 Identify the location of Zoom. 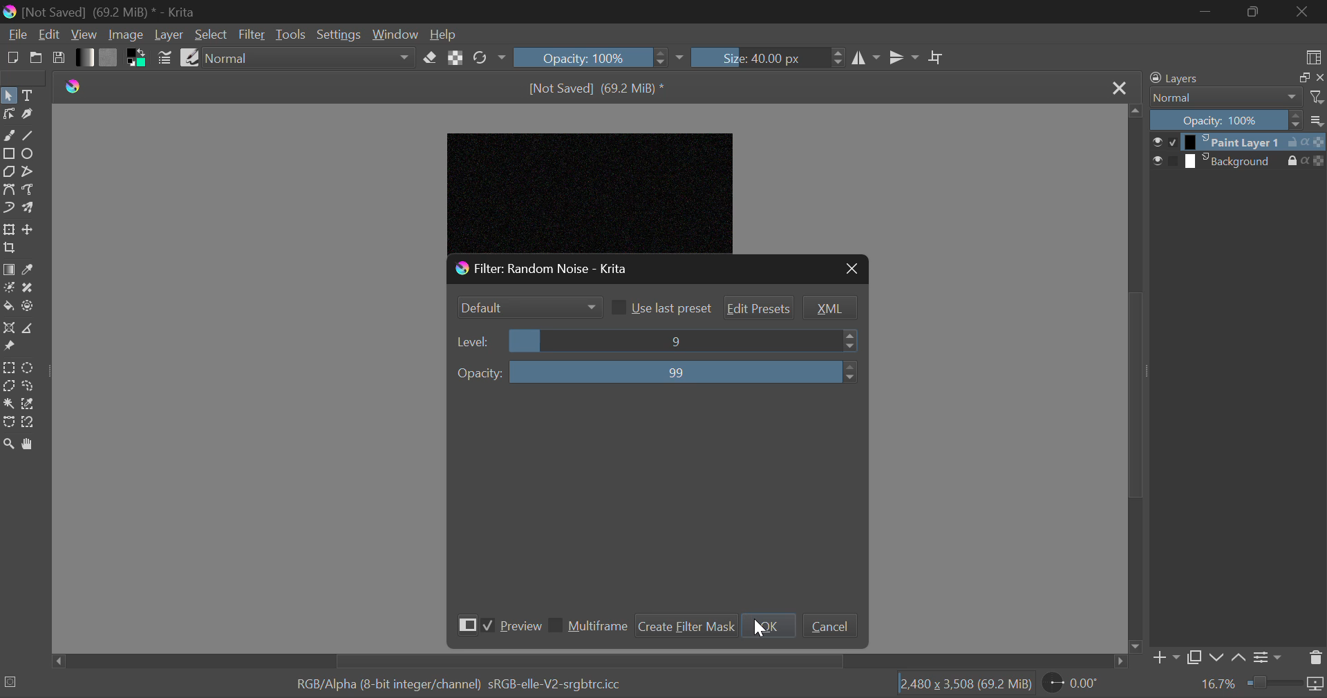
(1262, 686).